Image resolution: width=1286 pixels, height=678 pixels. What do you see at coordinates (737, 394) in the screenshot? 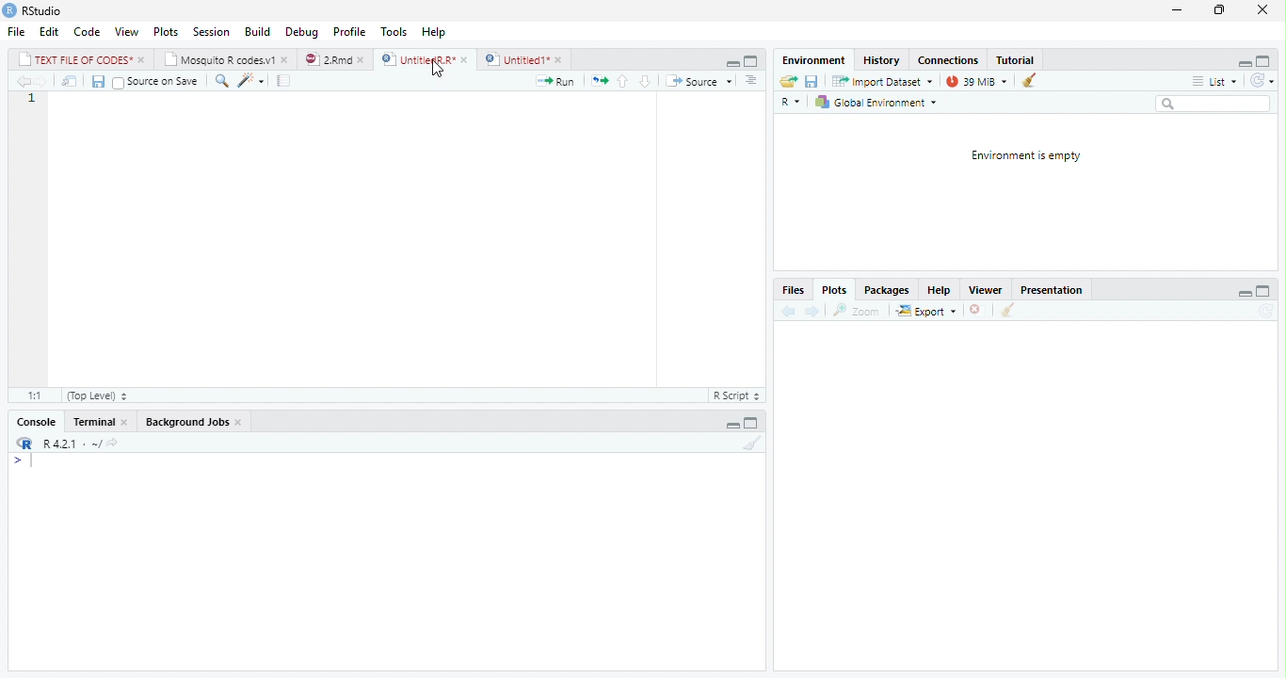
I see `R Script` at bounding box center [737, 394].